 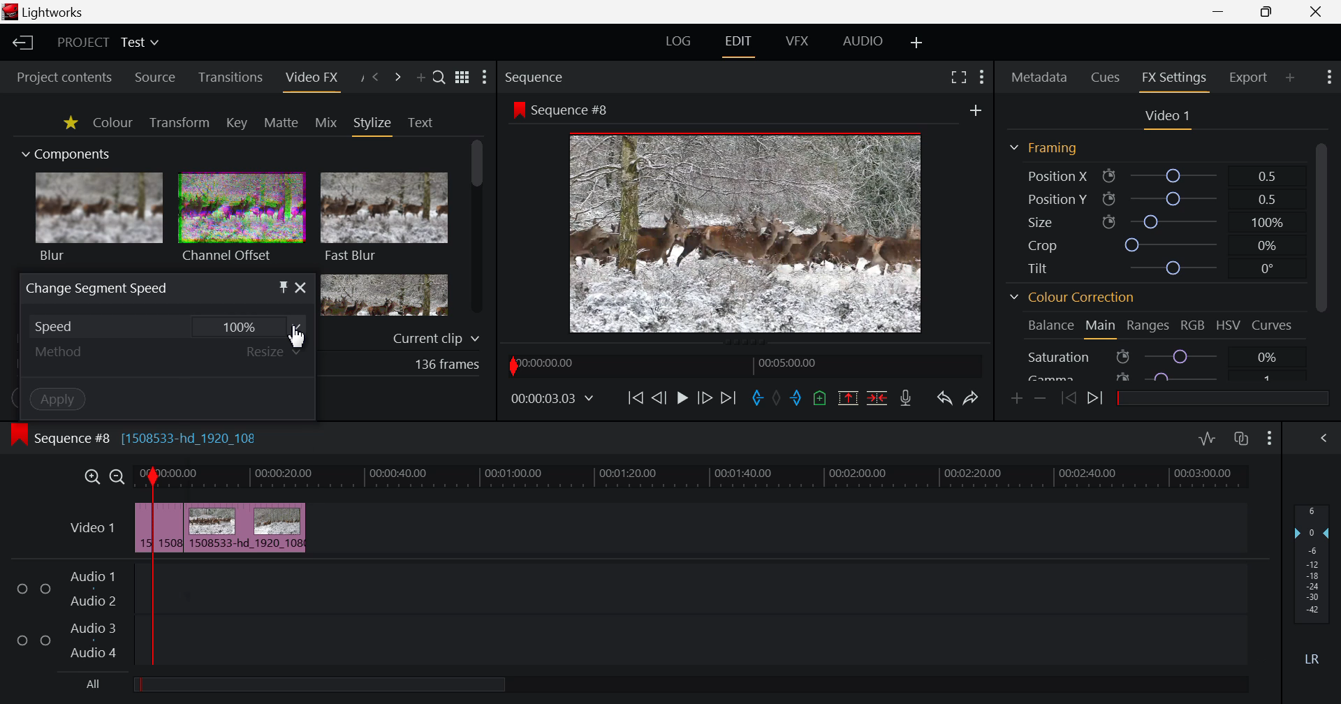 What do you see at coordinates (969, 399) in the screenshot?
I see `Redo` at bounding box center [969, 399].